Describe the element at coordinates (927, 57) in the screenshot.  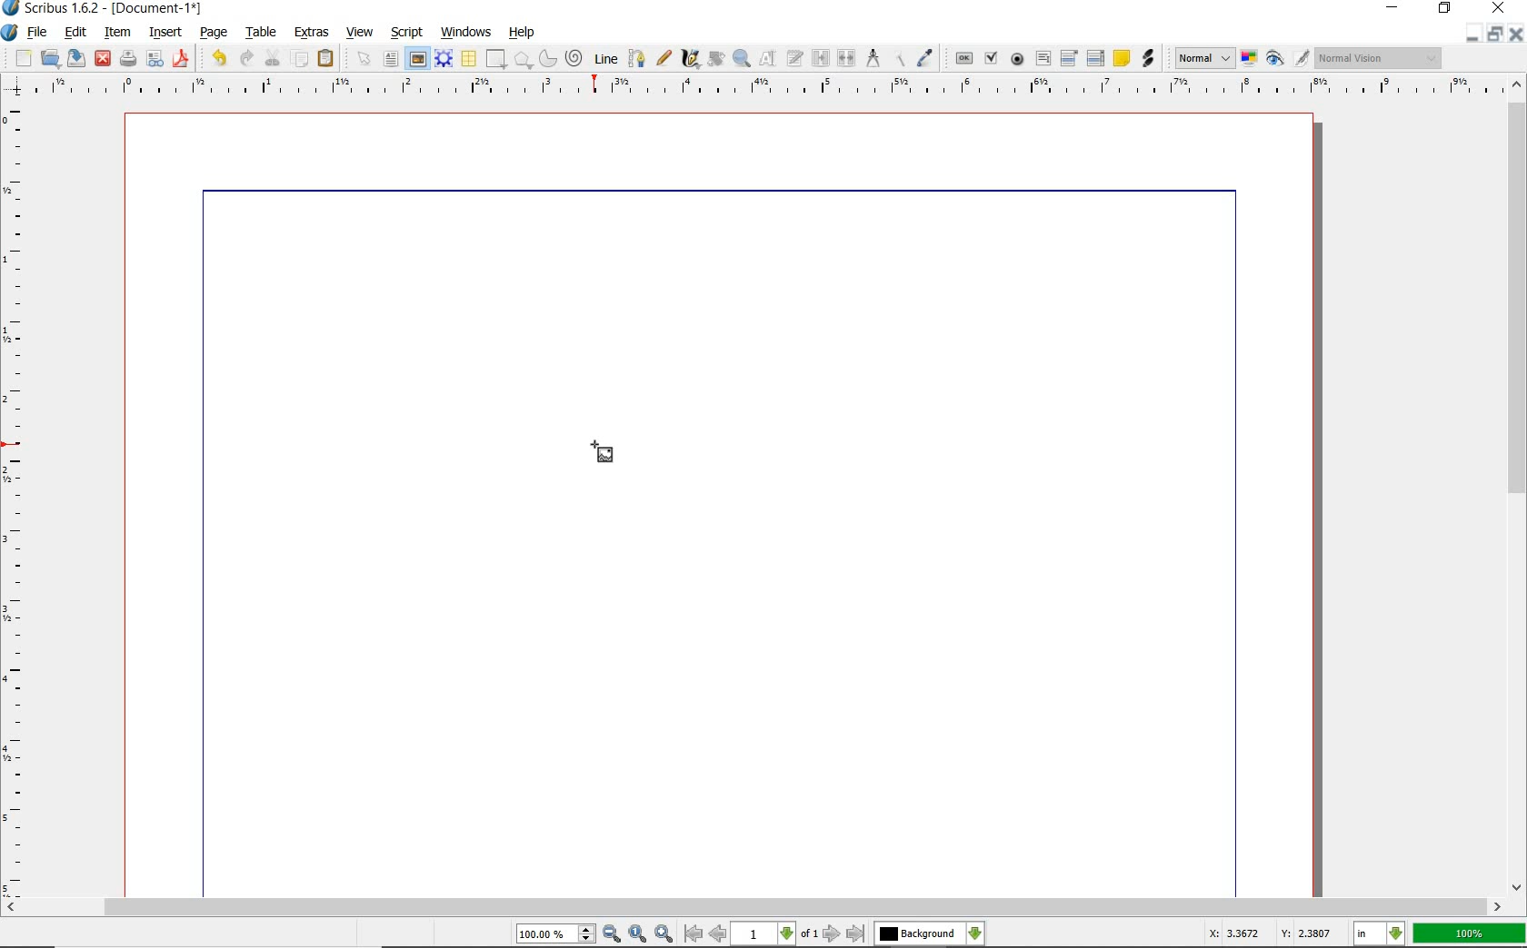
I see `eye dropper` at that location.